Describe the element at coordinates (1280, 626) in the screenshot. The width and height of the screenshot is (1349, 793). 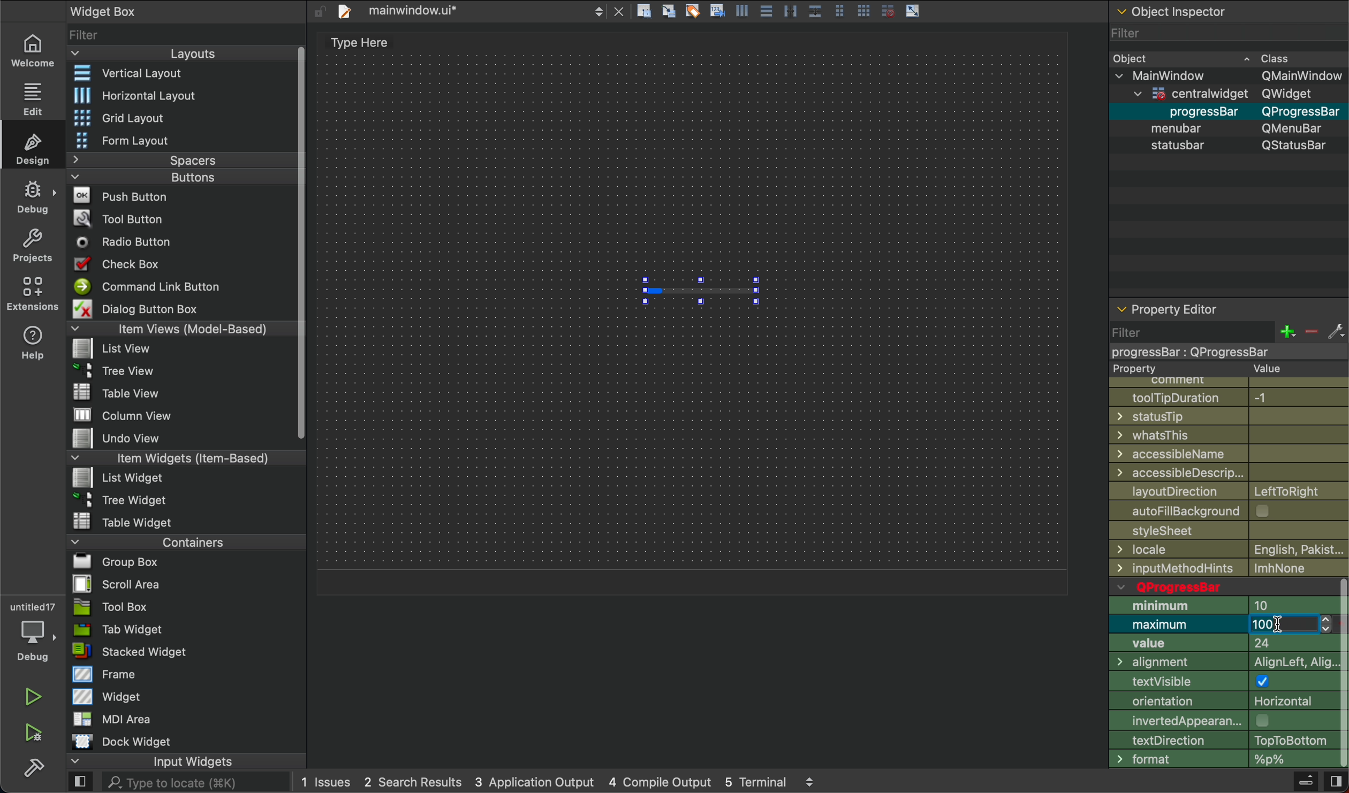
I see `cursor` at that location.